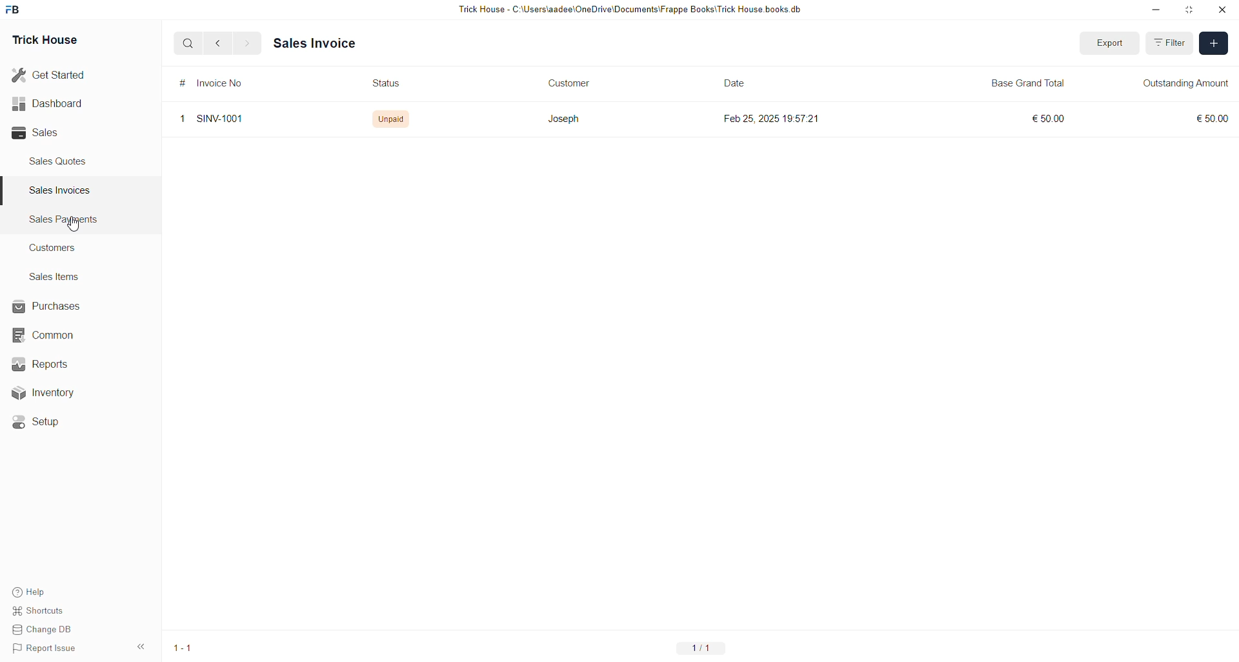  Describe the element at coordinates (42, 424) in the screenshot. I see `Setup` at that location.